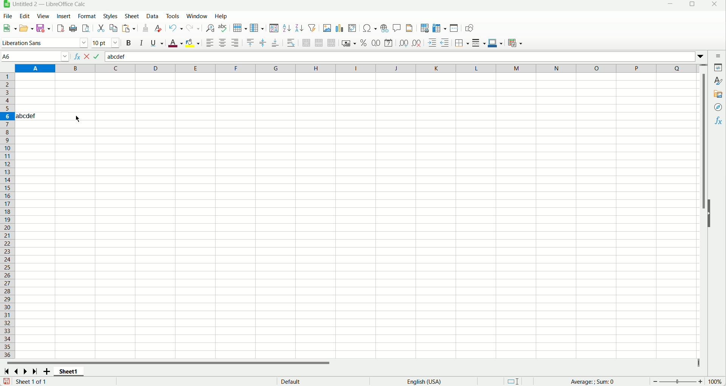  What do you see at coordinates (223, 42) in the screenshot?
I see `align center` at bounding box center [223, 42].